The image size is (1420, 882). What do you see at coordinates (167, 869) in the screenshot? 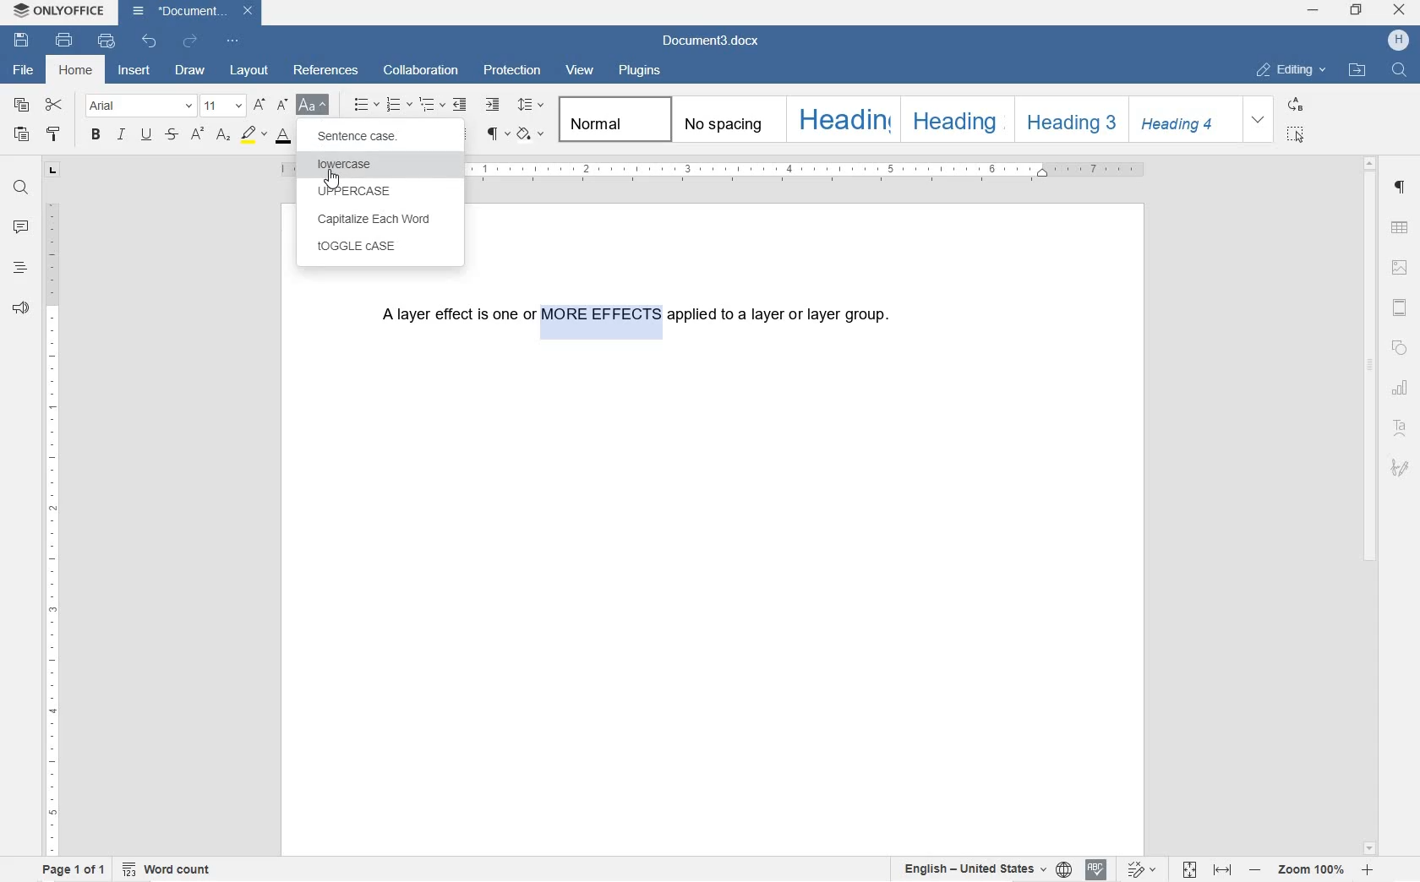
I see `WORD COUNT` at bounding box center [167, 869].